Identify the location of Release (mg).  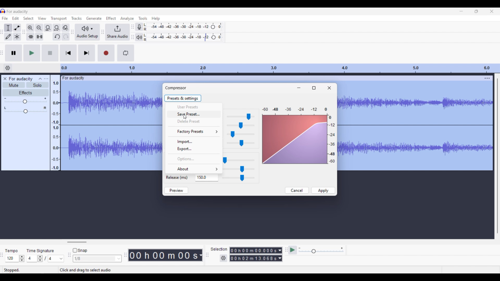
(180, 177).